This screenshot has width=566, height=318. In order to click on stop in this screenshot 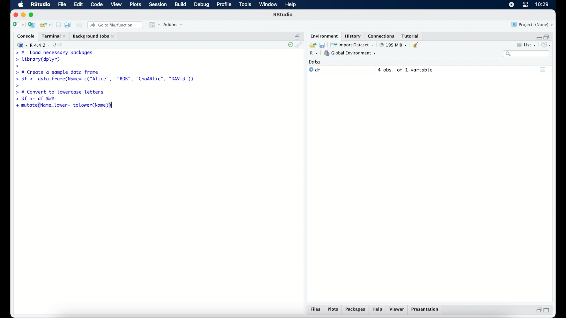, I will do `click(289, 45)`.